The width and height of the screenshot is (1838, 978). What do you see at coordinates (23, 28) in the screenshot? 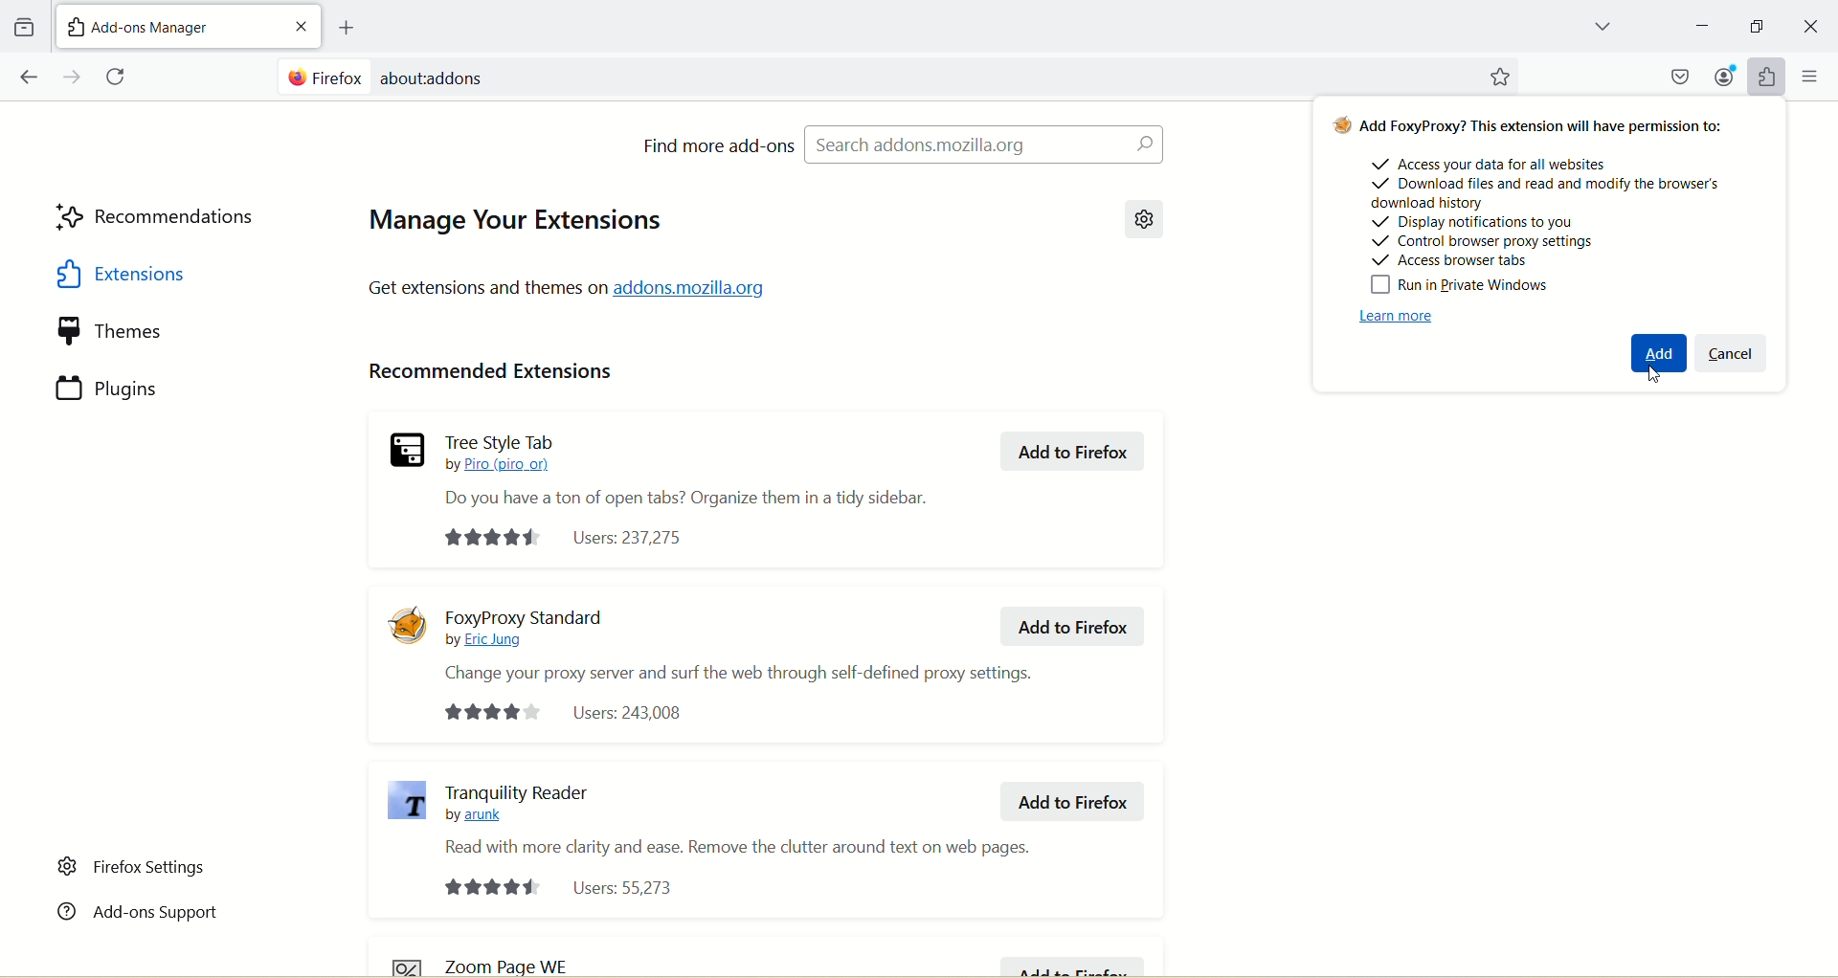
I see `Folder` at bounding box center [23, 28].